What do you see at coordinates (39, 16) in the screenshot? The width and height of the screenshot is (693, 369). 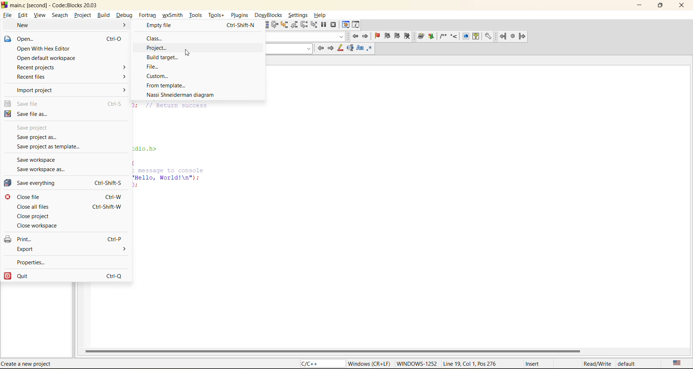 I see `view` at bounding box center [39, 16].